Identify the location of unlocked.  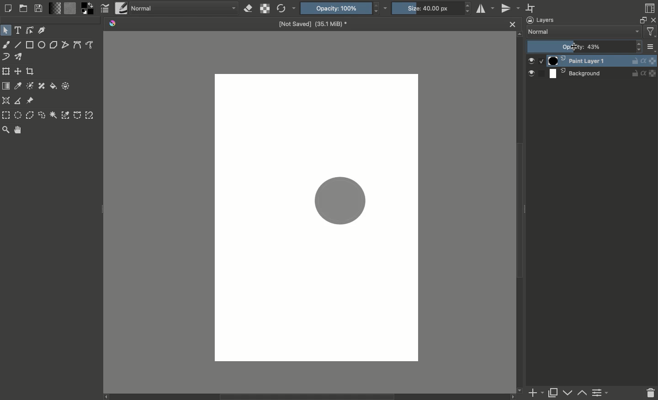
(635, 73).